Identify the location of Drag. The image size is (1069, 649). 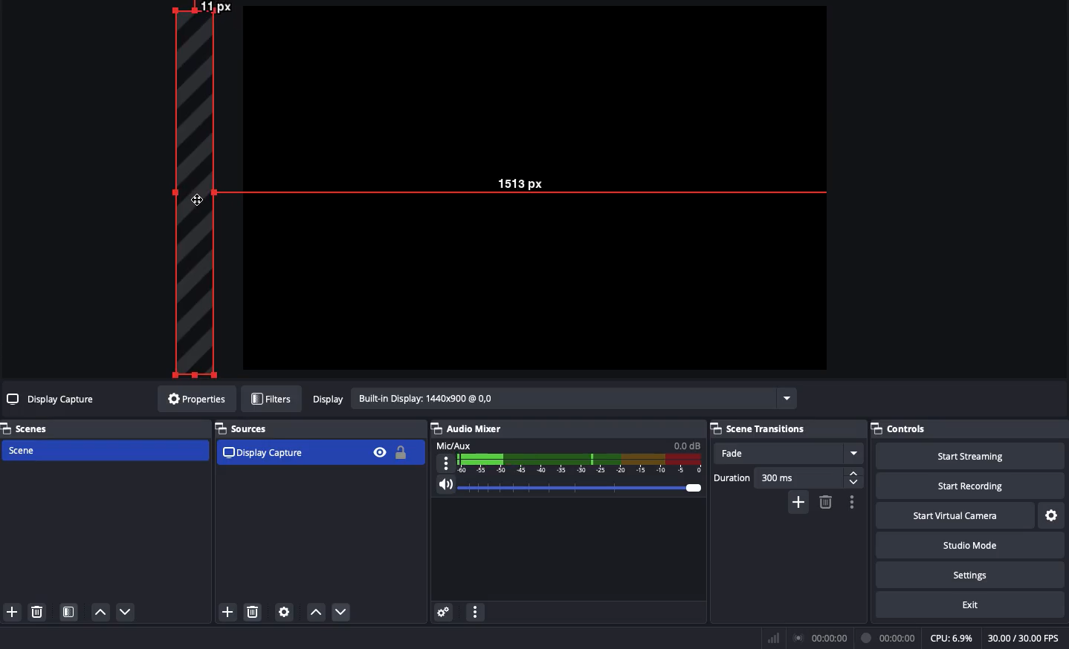
(191, 189).